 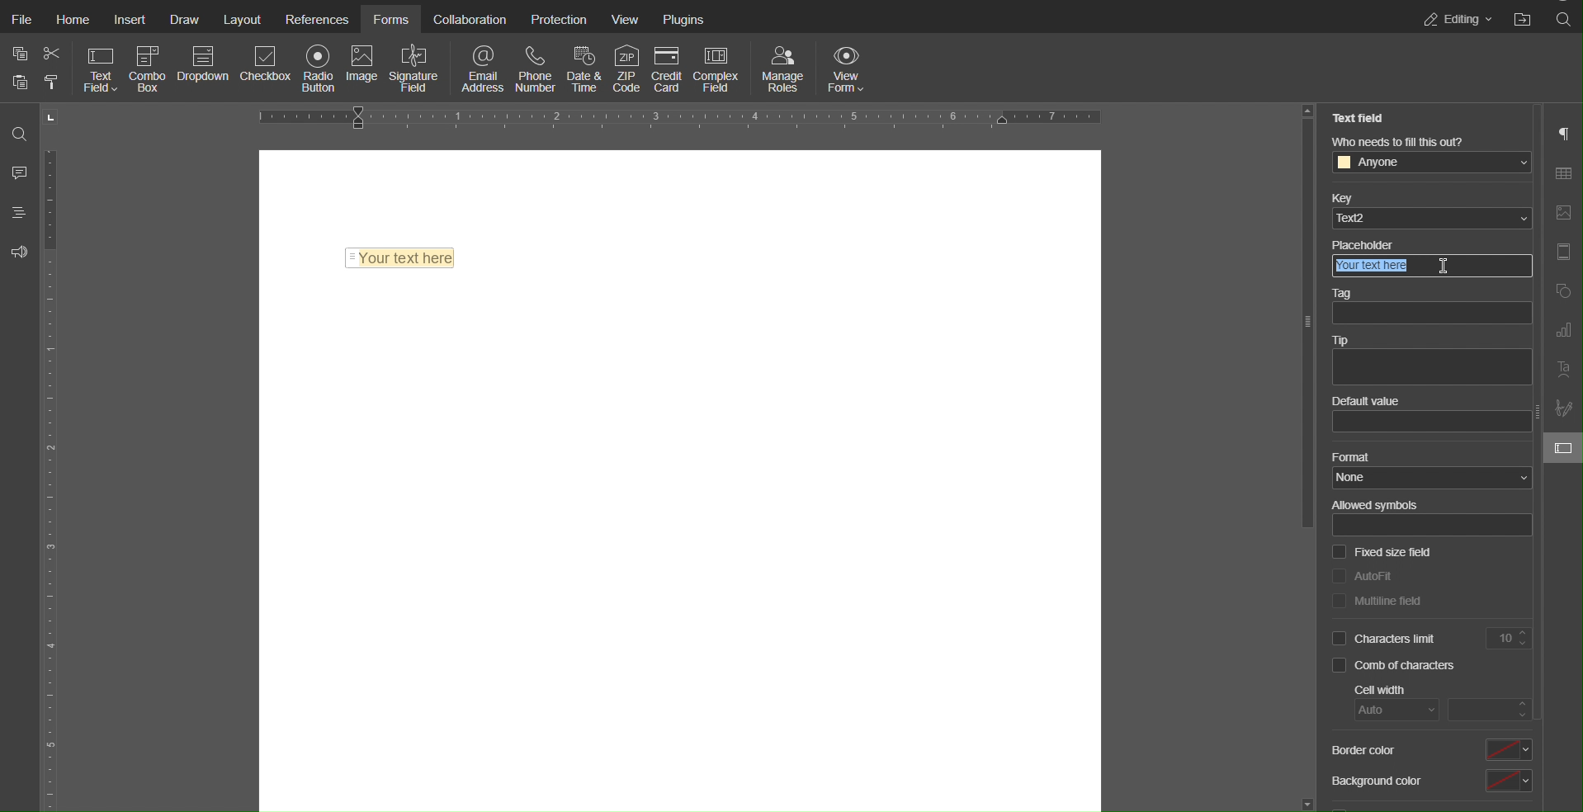 What do you see at coordinates (1458, 17) in the screenshot?
I see `Editing` at bounding box center [1458, 17].